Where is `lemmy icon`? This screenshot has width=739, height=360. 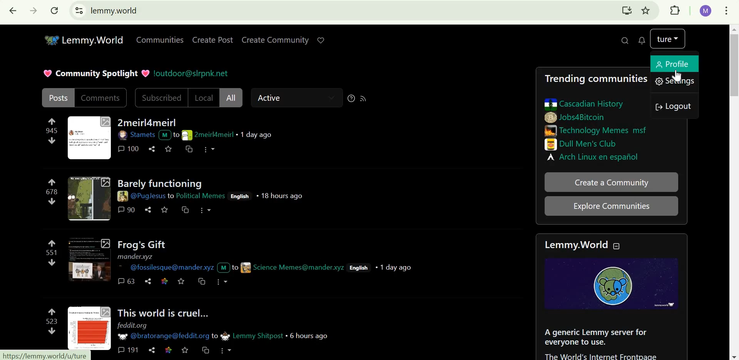
lemmy icon is located at coordinates (611, 283).